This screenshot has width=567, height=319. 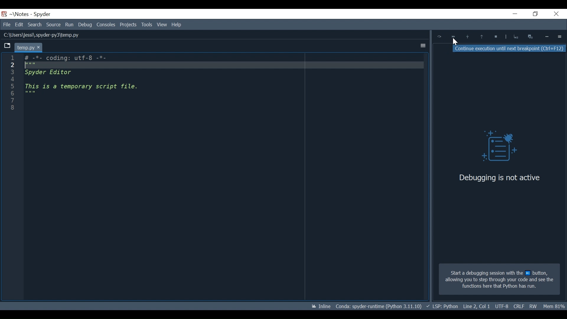 What do you see at coordinates (555, 305) in the screenshot?
I see `Memory Usage` at bounding box center [555, 305].